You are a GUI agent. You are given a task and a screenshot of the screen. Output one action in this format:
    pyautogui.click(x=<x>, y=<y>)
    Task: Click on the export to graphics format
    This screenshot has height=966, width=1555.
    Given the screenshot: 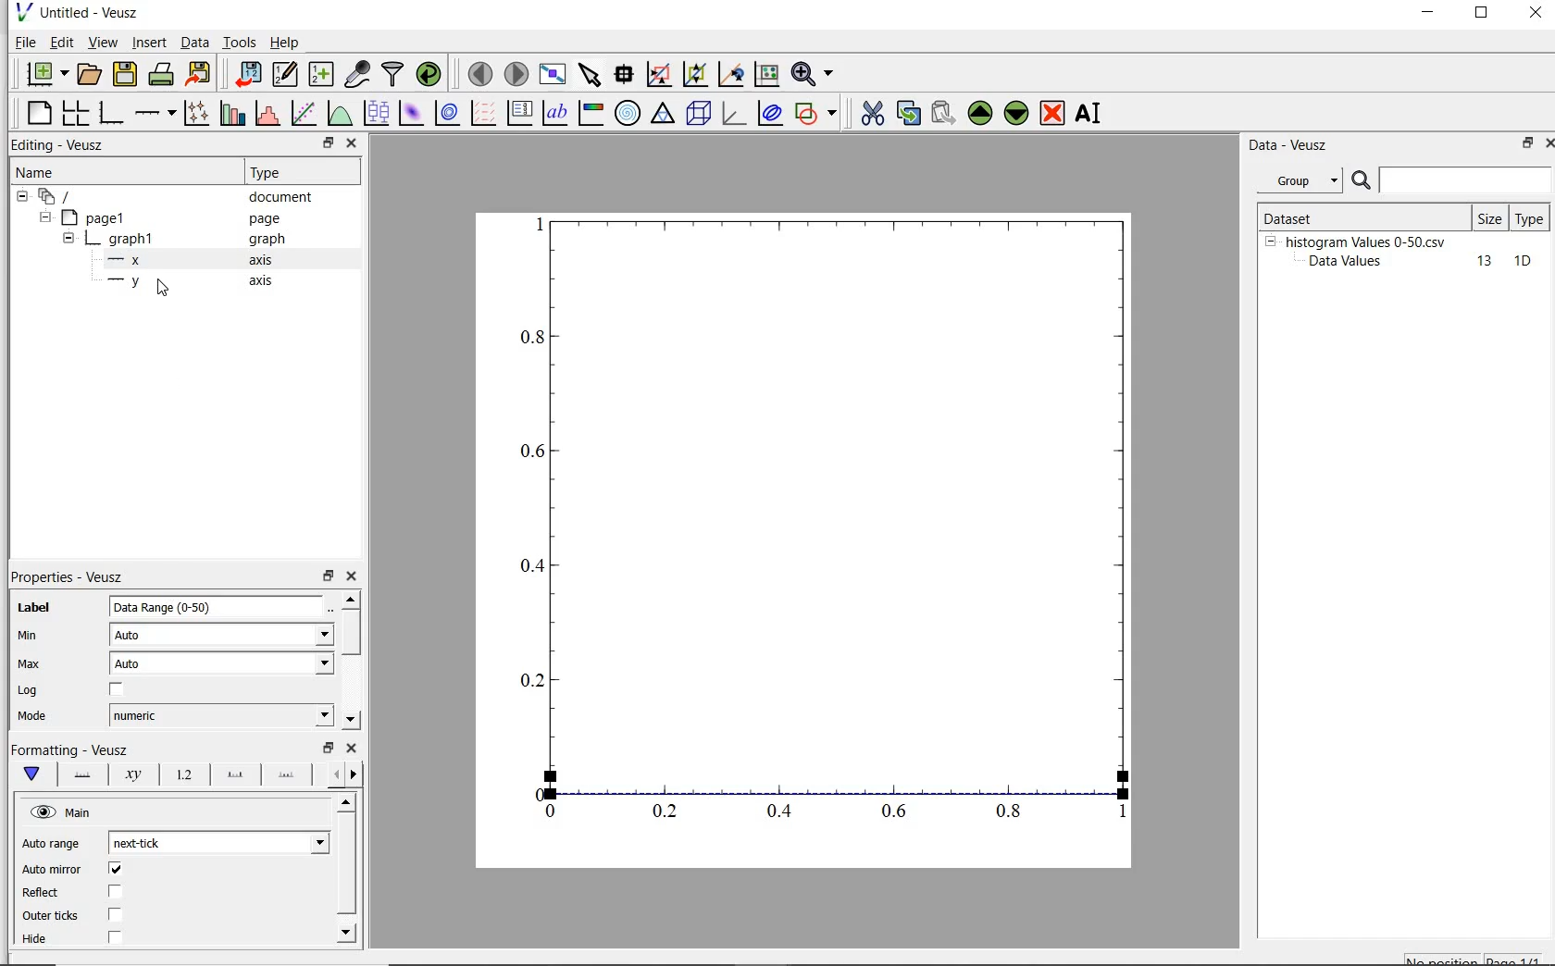 What is the action you would take?
    pyautogui.click(x=200, y=72)
    